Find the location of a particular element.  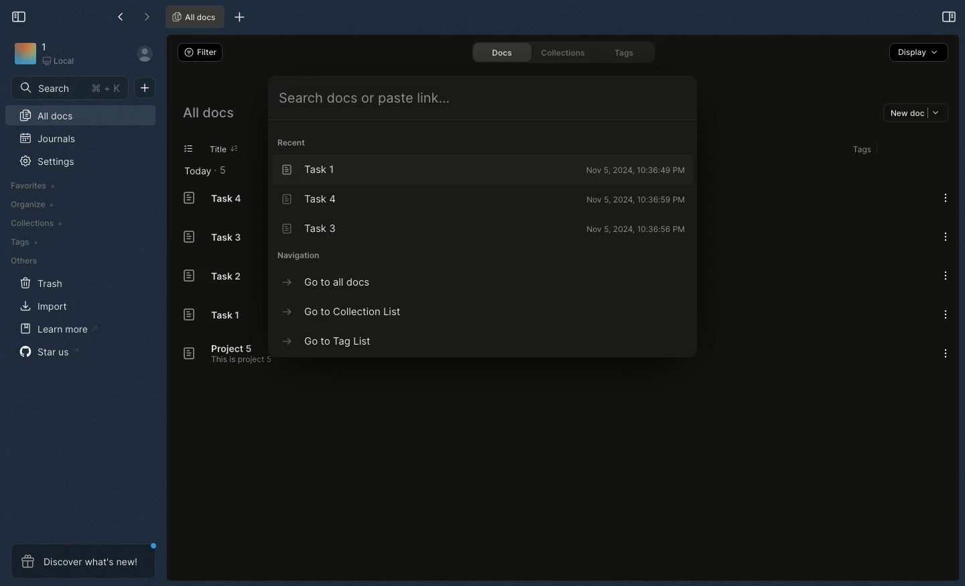

Project 5 is located at coordinates (226, 354).